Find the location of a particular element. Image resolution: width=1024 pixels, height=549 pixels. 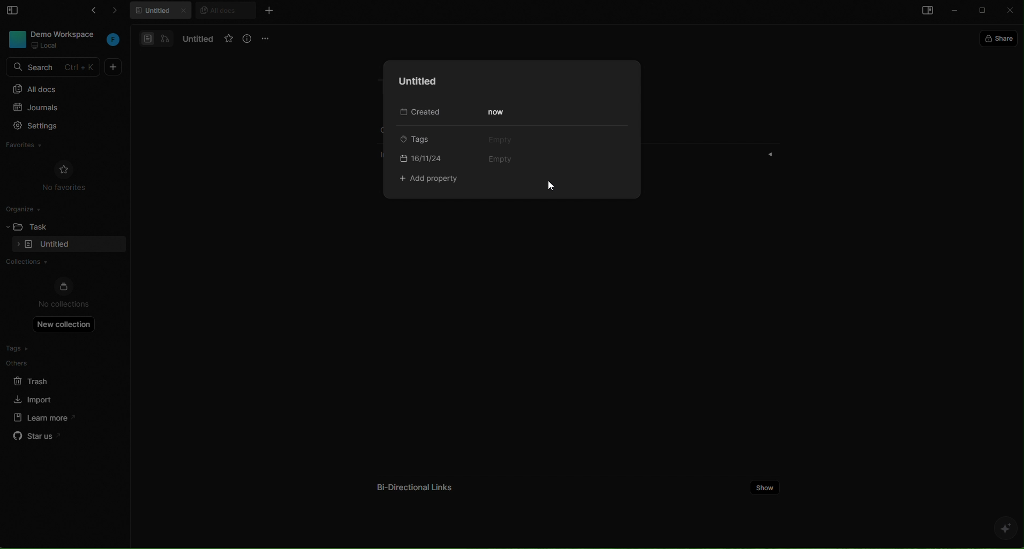

docs is located at coordinates (156, 38).